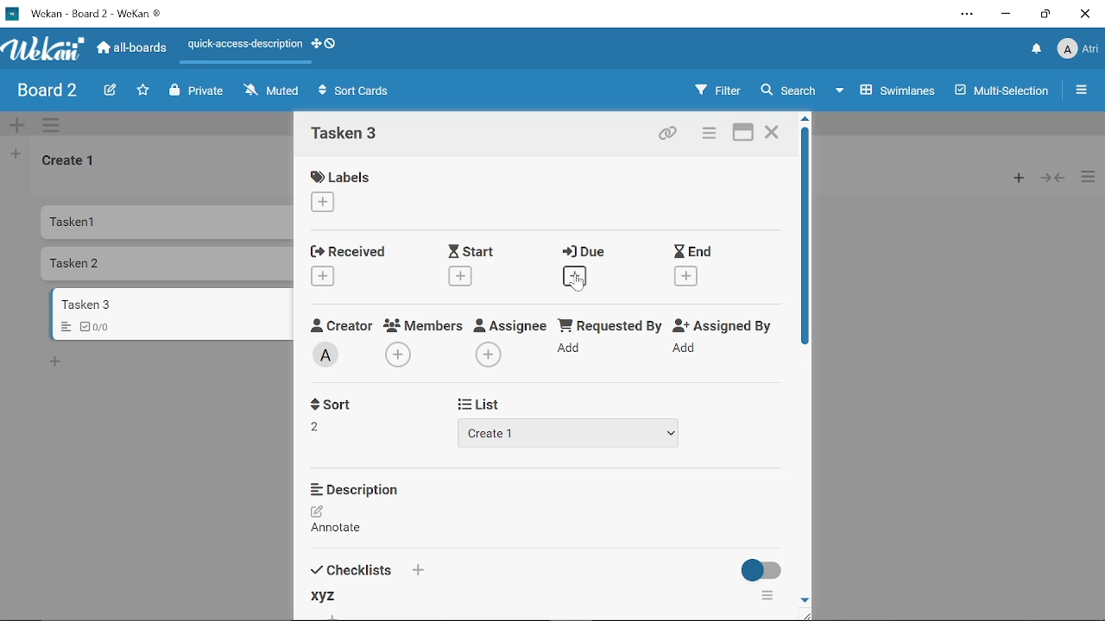  What do you see at coordinates (1077, 50) in the screenshot?
I see `Profile name` at bounding box center [1077, 50].